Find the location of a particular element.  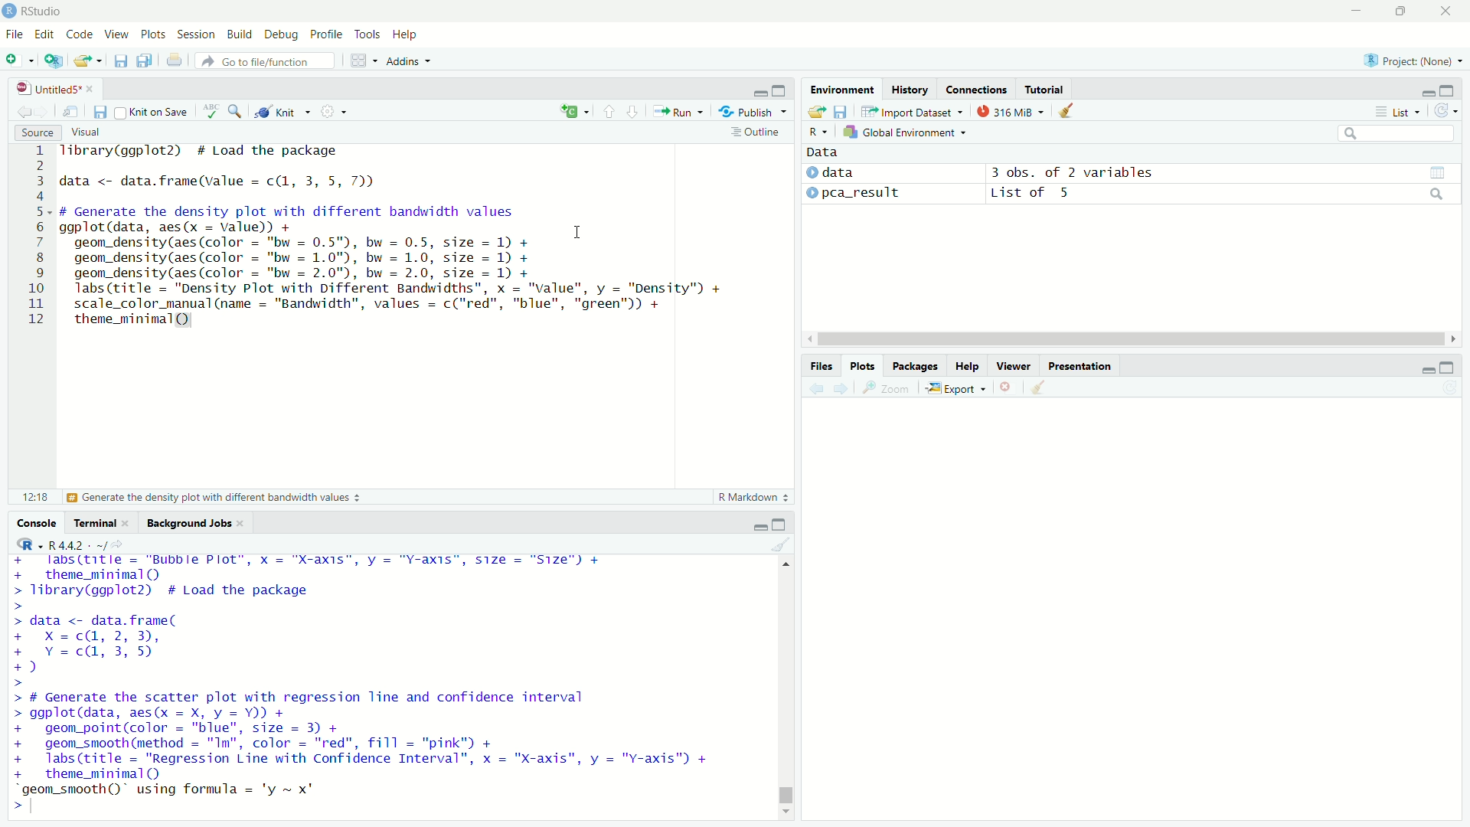

Go forward to next source location is located at coordinates (40, 111).